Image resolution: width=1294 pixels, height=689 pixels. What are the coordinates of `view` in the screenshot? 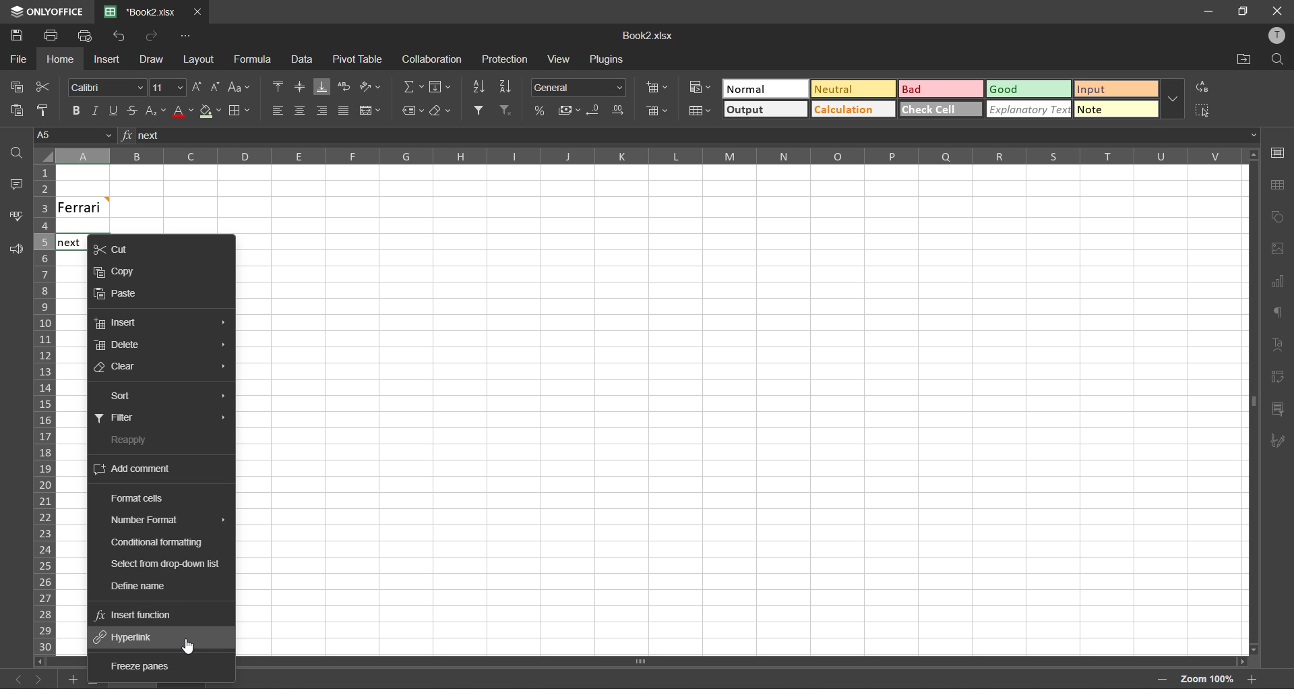 It's located at (558, 59).